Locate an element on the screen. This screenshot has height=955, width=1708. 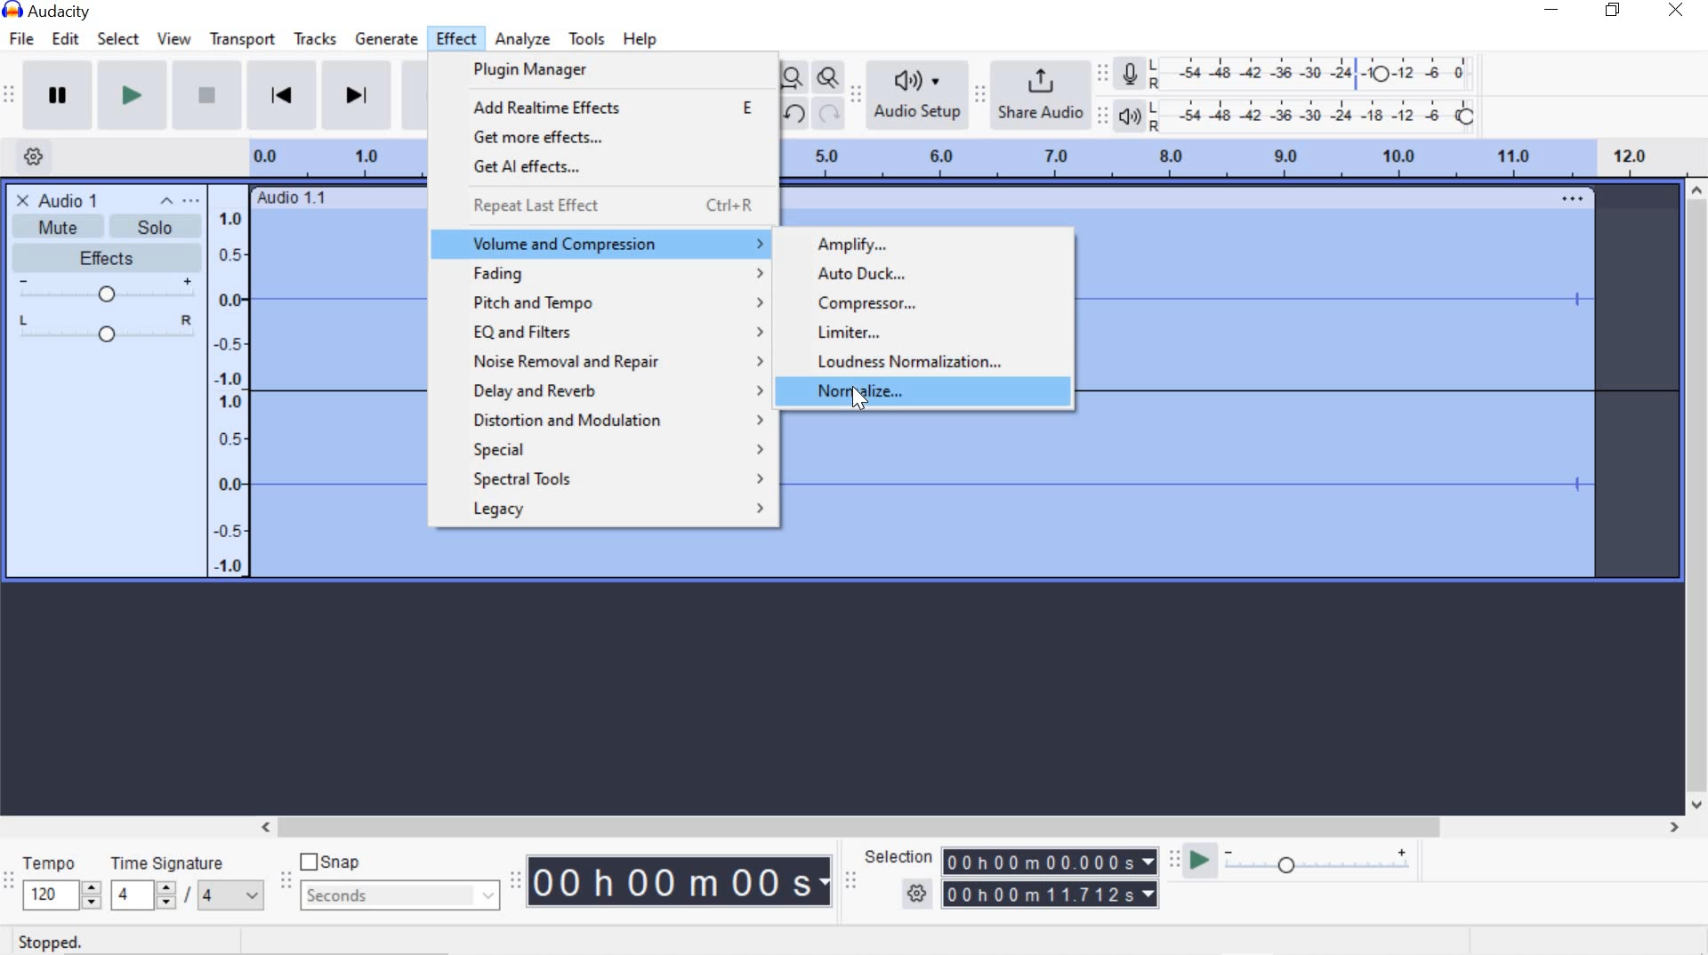
get more effects is located at coordinates (613, 139).